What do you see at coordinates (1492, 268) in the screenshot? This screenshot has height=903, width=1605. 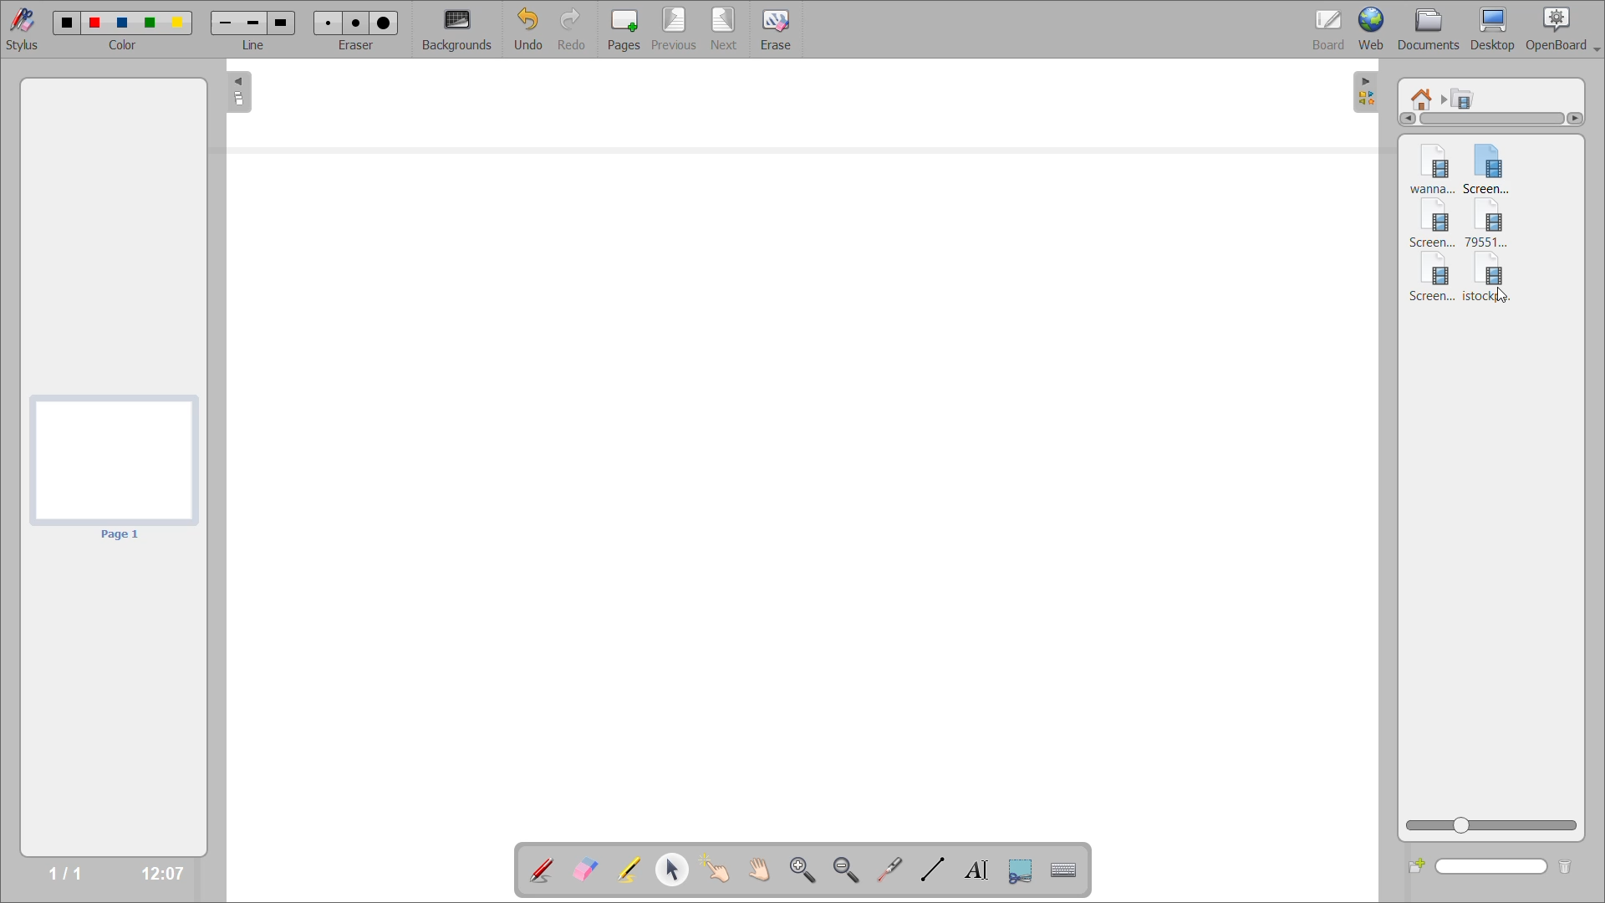 I see `video 6` at bounding box center [1492, 268].